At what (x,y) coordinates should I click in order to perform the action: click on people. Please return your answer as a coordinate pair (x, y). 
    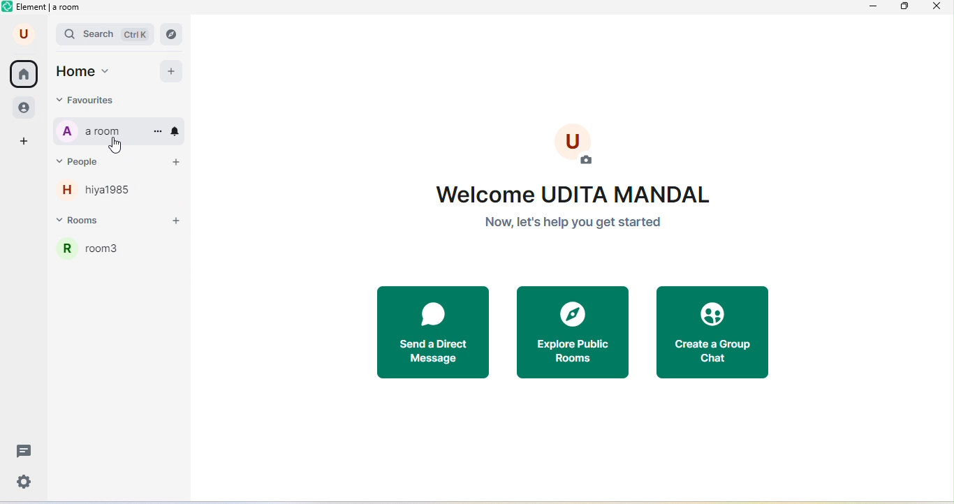
    Looking at the image, I should click on (96, 161).